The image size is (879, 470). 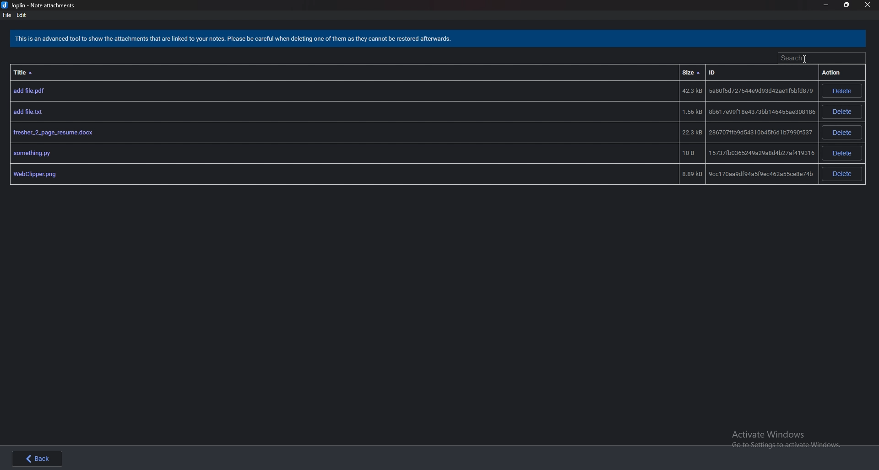 I want to click on delete, so click(x=841, y=132).